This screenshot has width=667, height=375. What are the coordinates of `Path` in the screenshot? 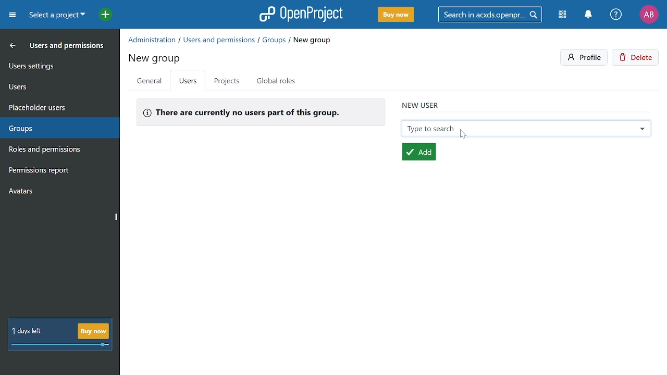 It's located at (230, 39).